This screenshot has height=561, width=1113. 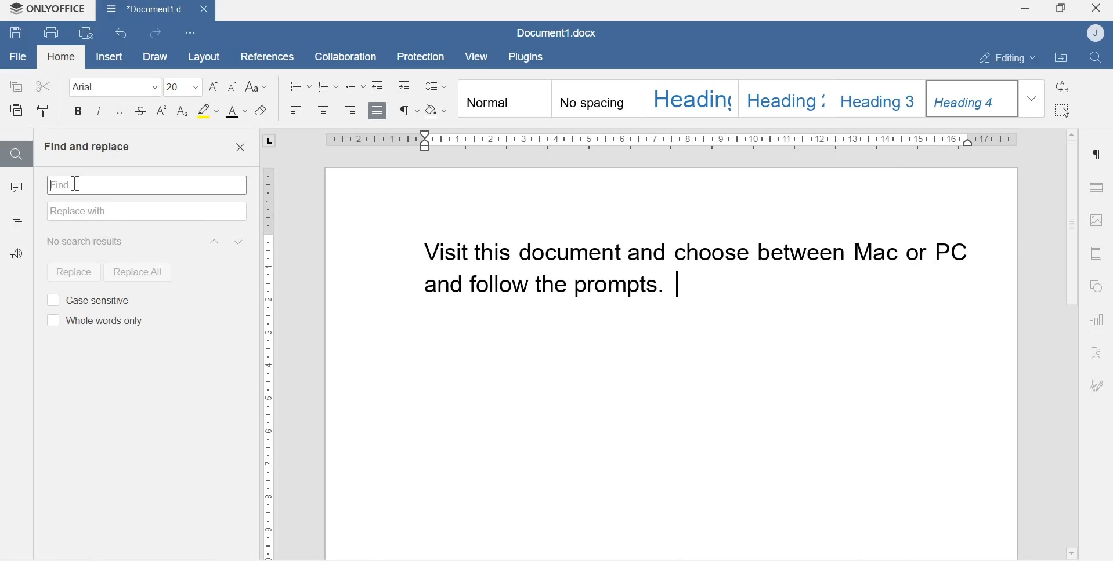 I want to click on Decrement font sizw, so click(x=233, y=87).